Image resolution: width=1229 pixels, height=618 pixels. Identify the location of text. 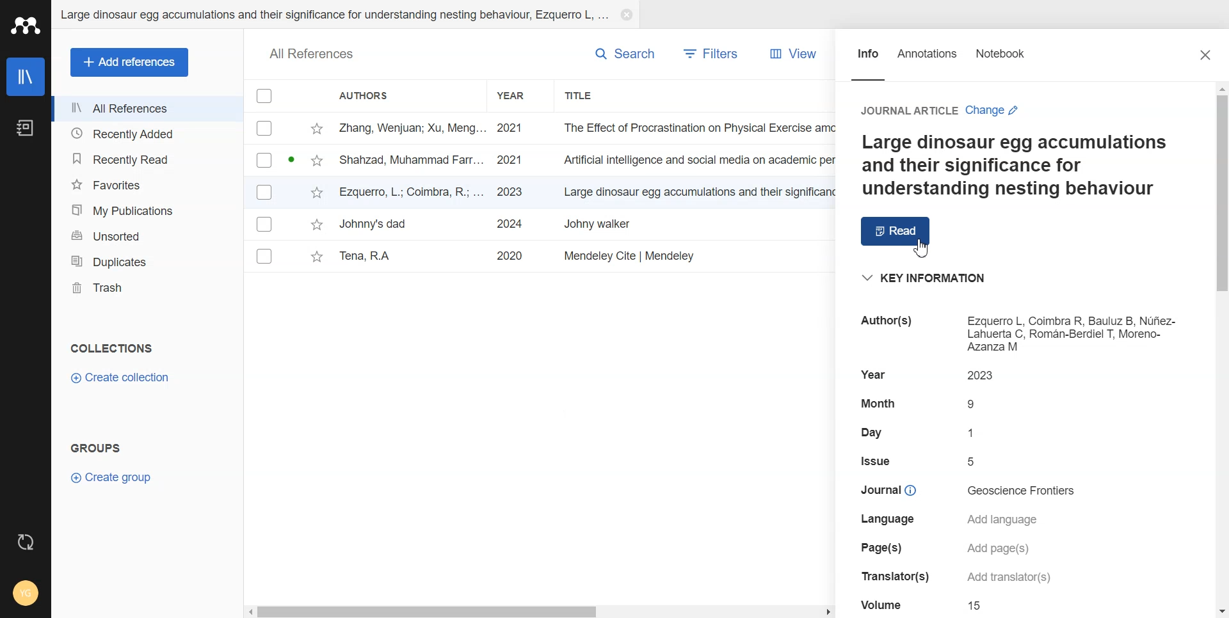
(901, 109).